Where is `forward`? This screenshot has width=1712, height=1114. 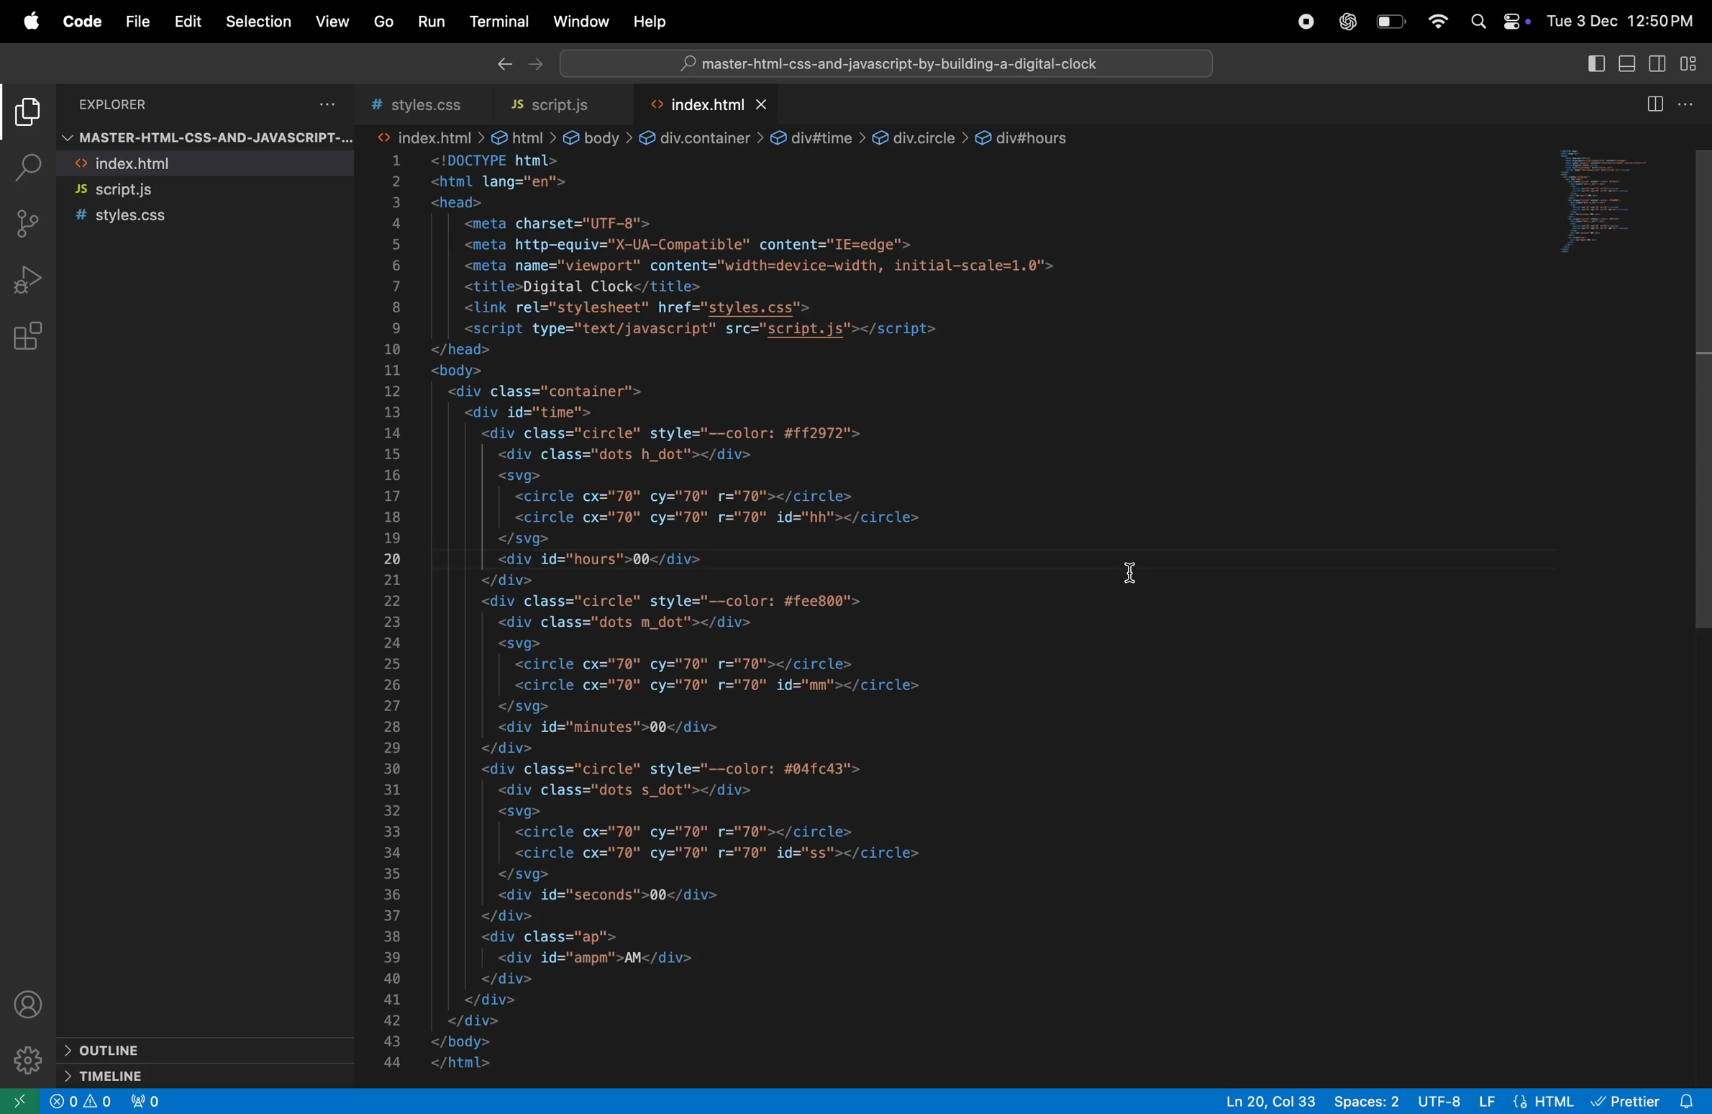
forward is located at coordinates (535, 65).